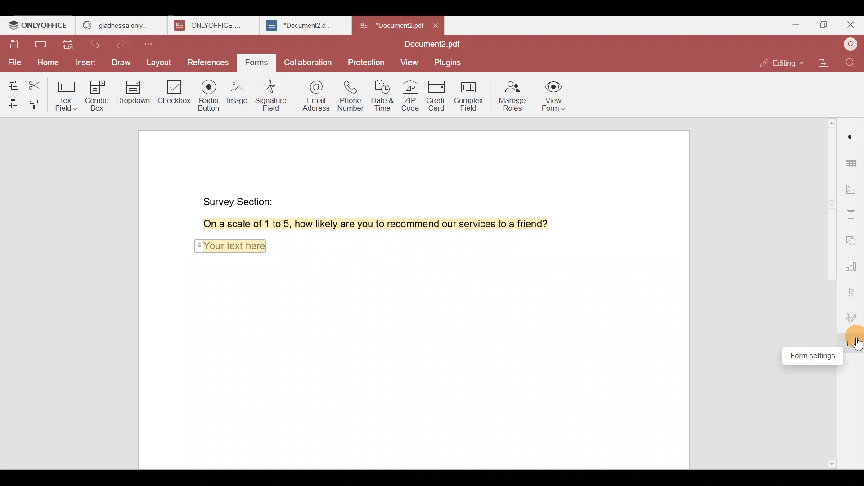 The height and width of the screenshot is (486, 864). Describe the element at coordinates (175, 95) in the screenshot. I see `Checkbox` at that location.